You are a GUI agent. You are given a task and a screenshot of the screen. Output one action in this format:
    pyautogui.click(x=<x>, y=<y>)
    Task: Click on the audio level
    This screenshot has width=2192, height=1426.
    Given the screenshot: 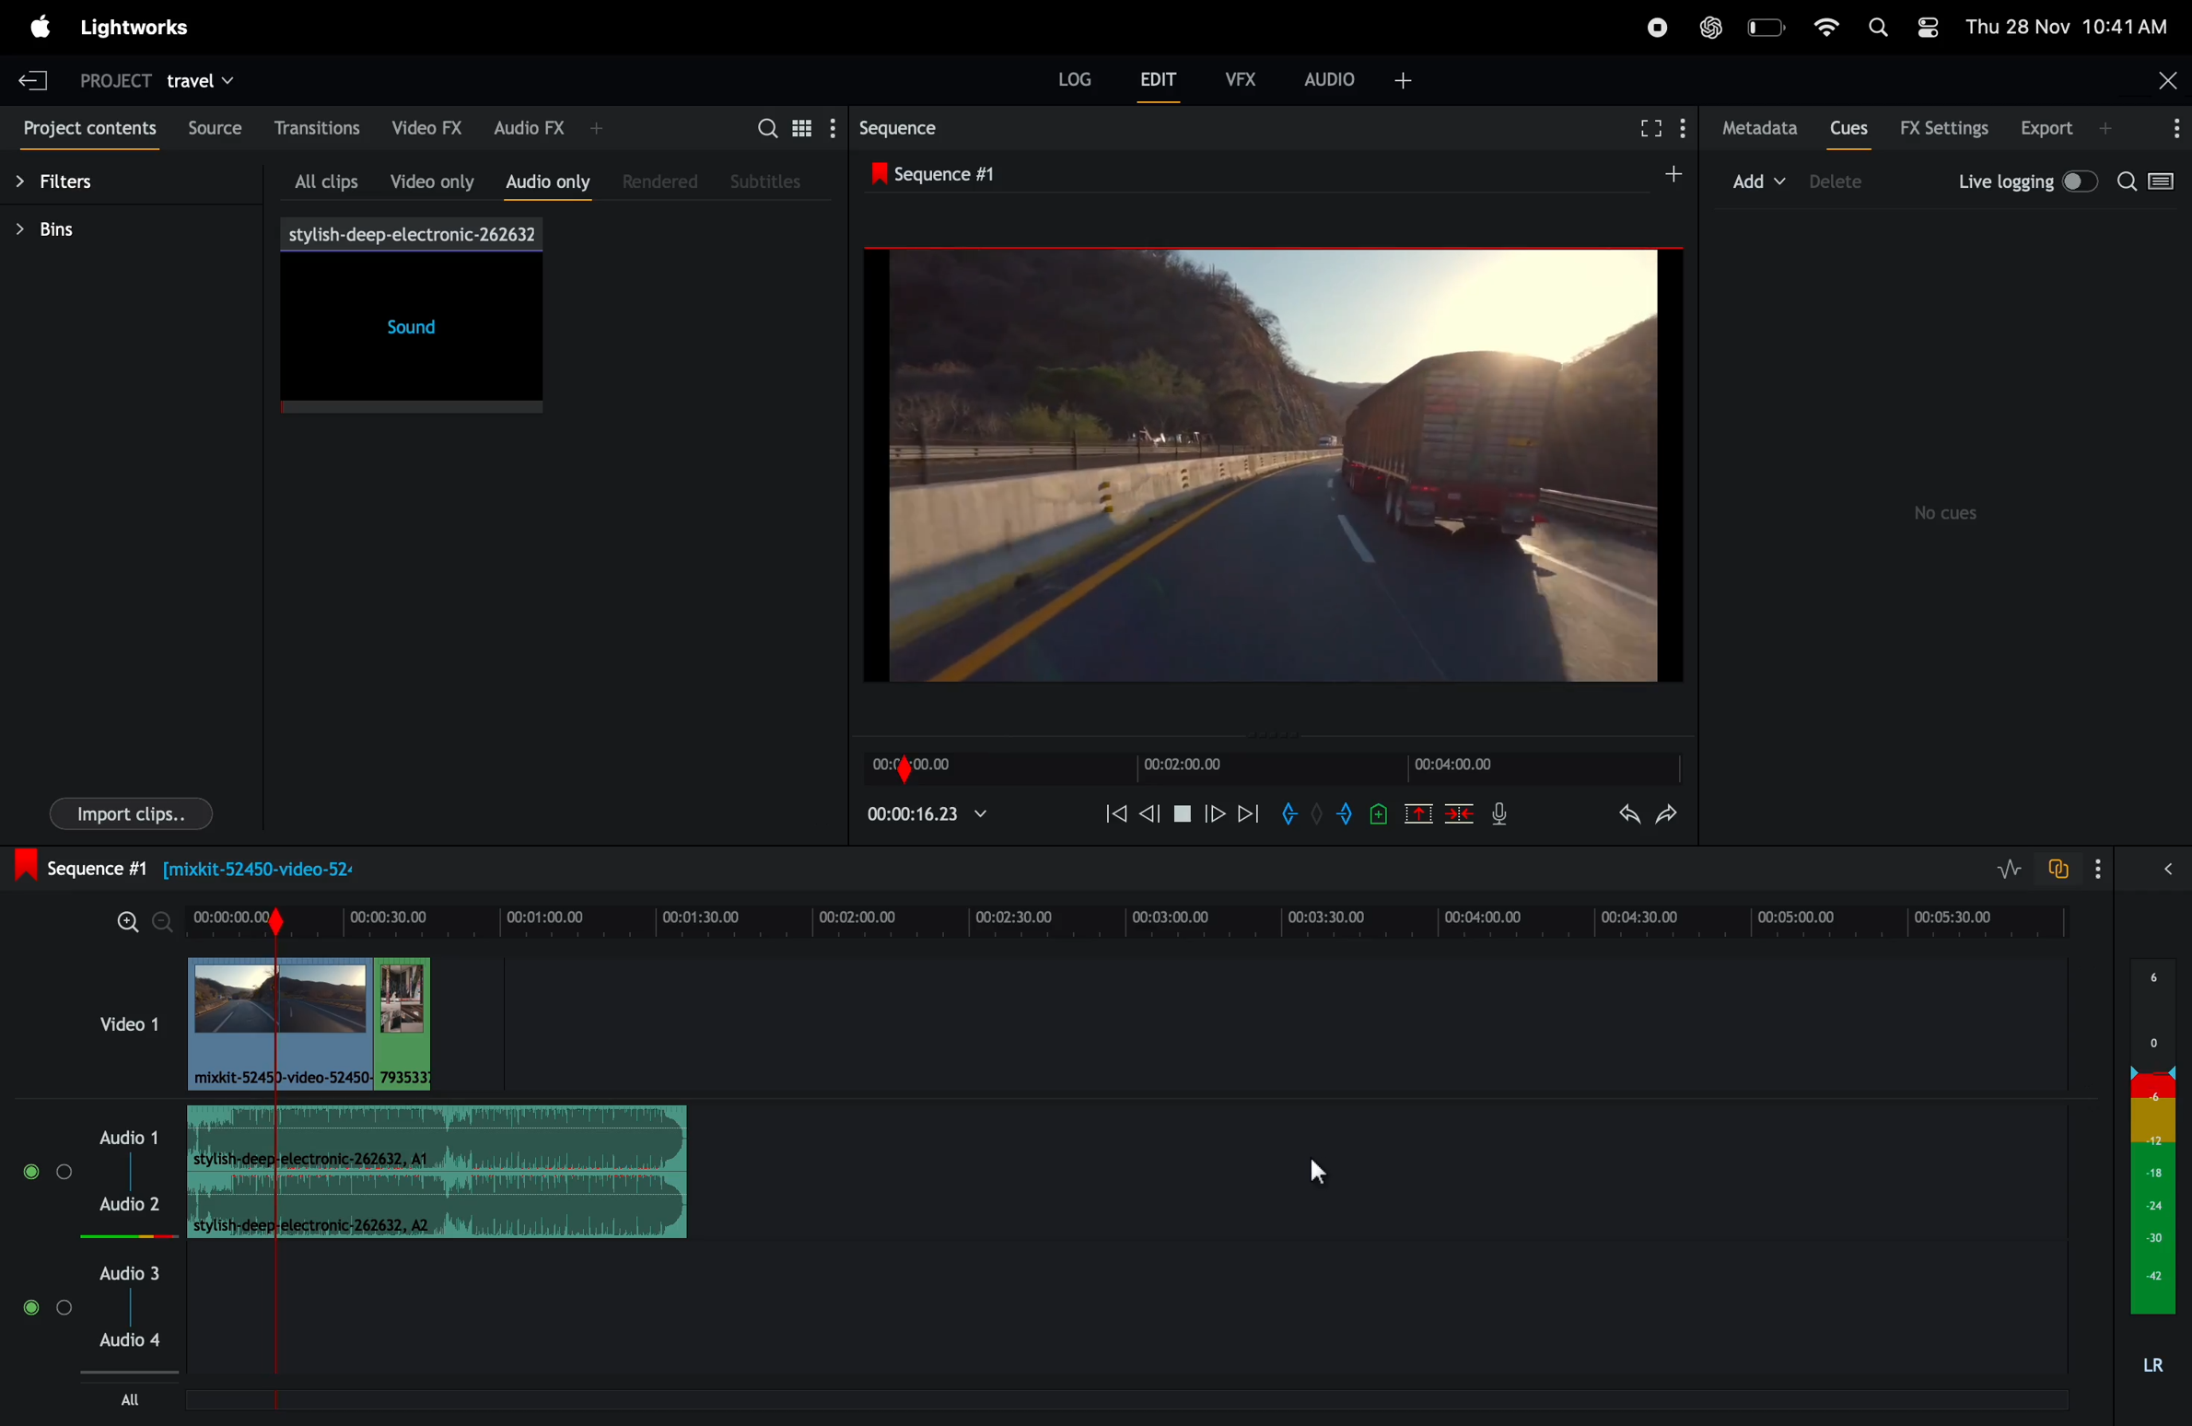 What is the action you would take?
    pyautogui.click(x=2156, y=1165)
    